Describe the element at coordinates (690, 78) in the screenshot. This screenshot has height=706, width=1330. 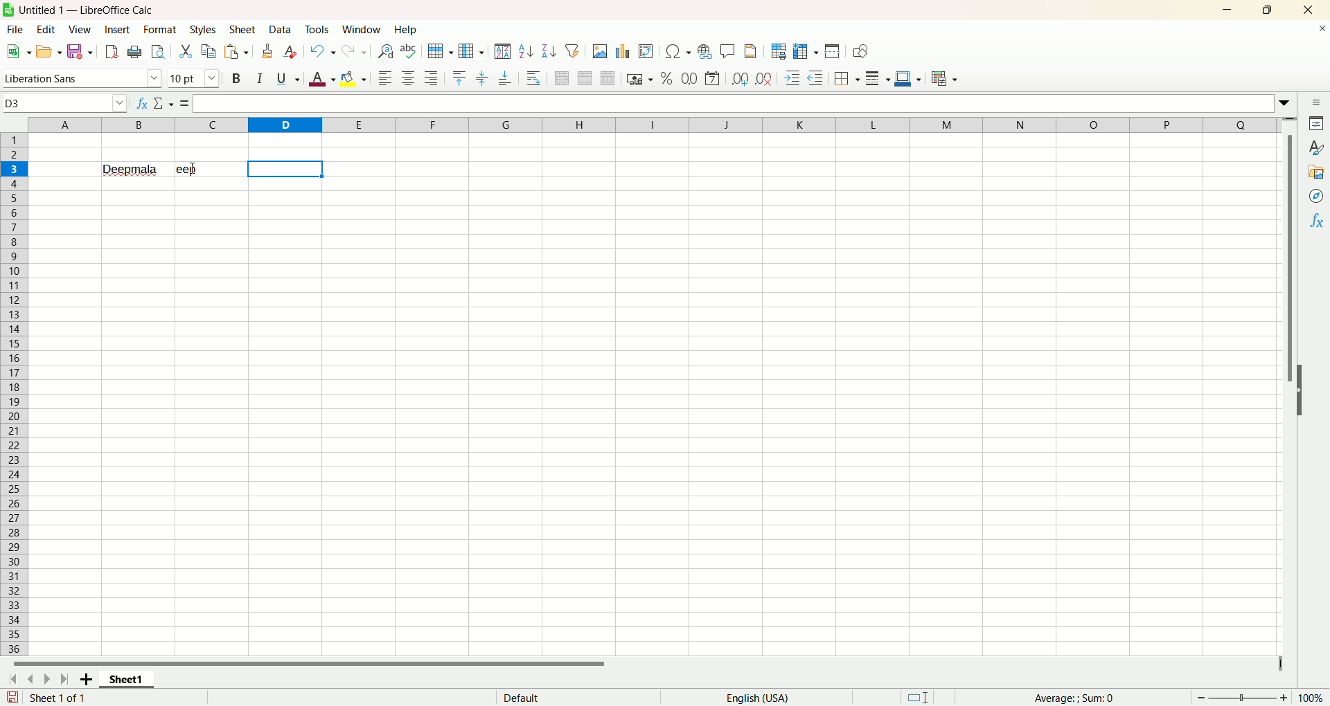
I see `Format as number` at that location.